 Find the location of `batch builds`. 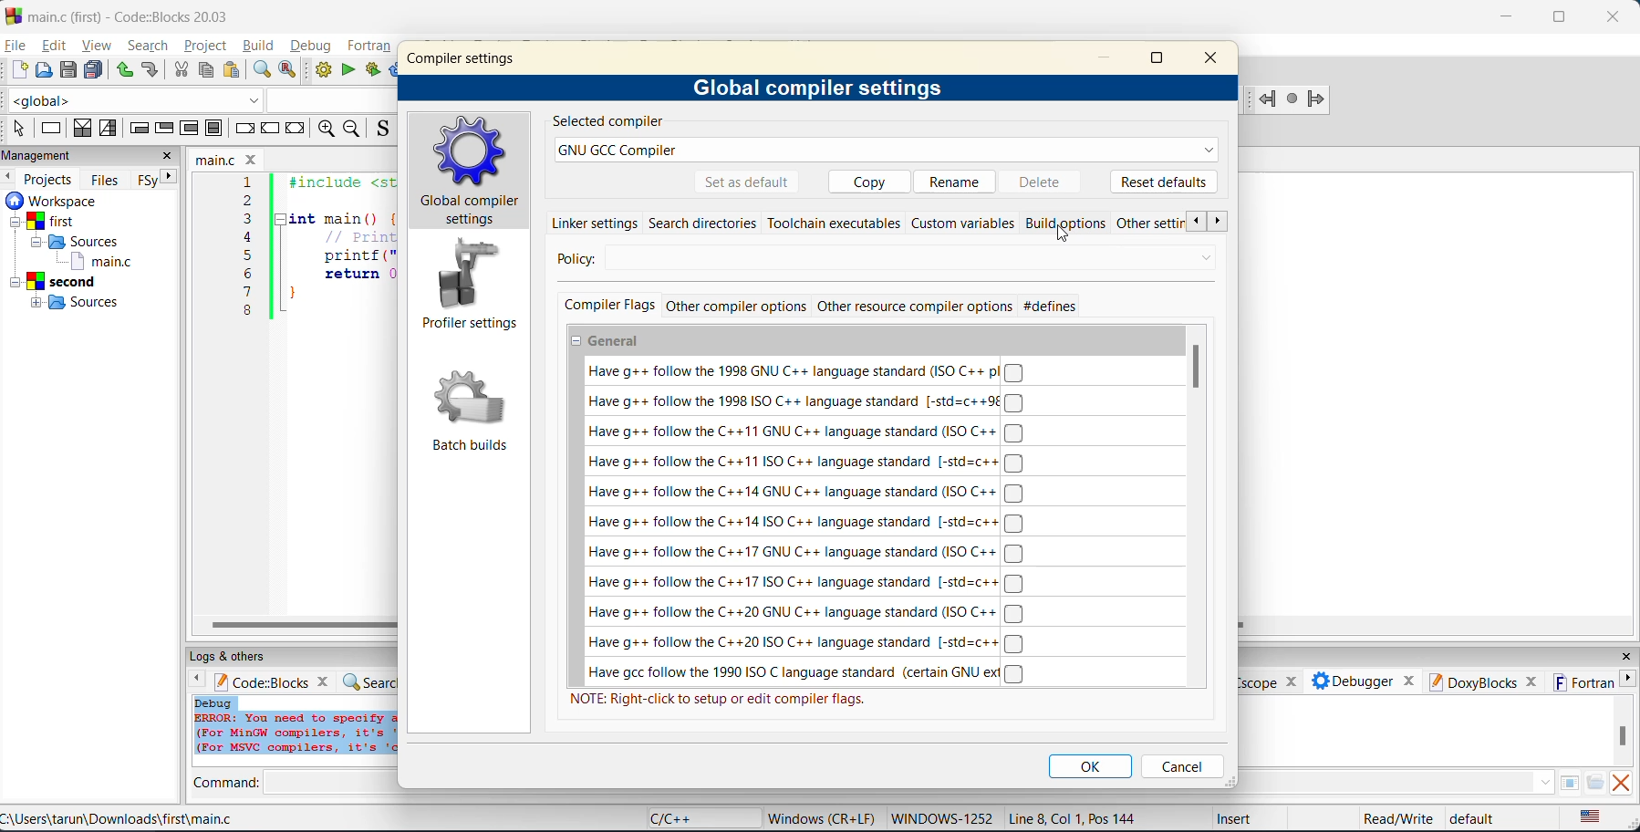

batch builds is located at coordinates (472, 412).